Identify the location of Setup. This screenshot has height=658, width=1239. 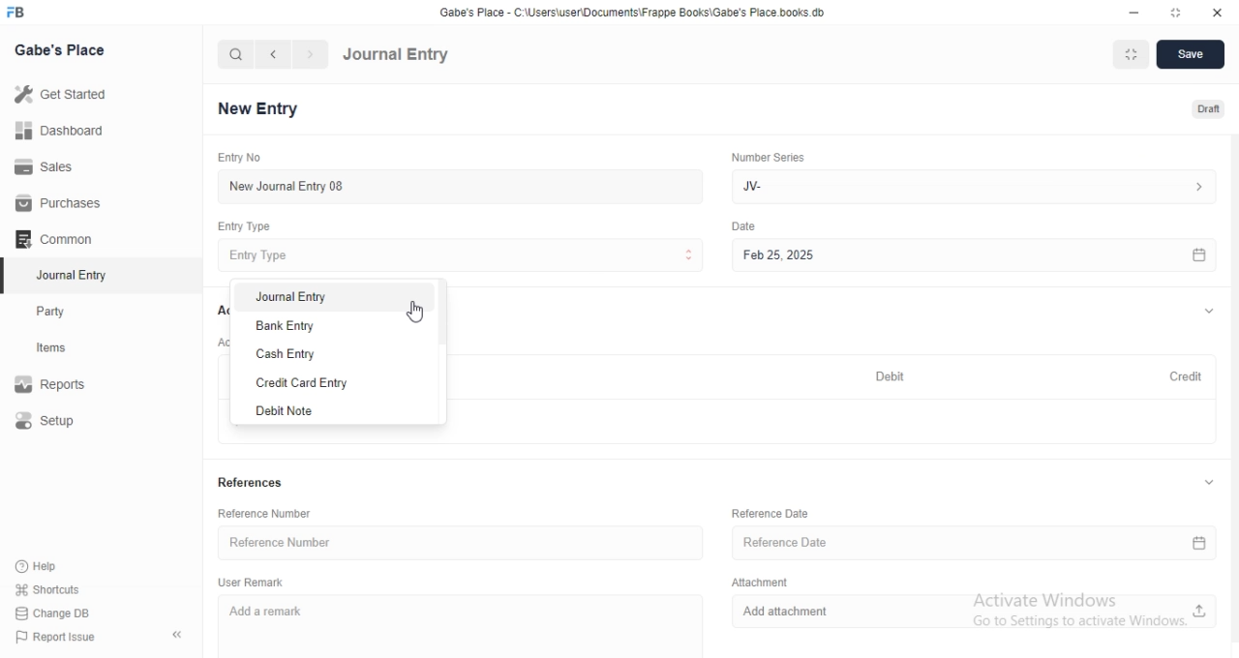
(66, 422).